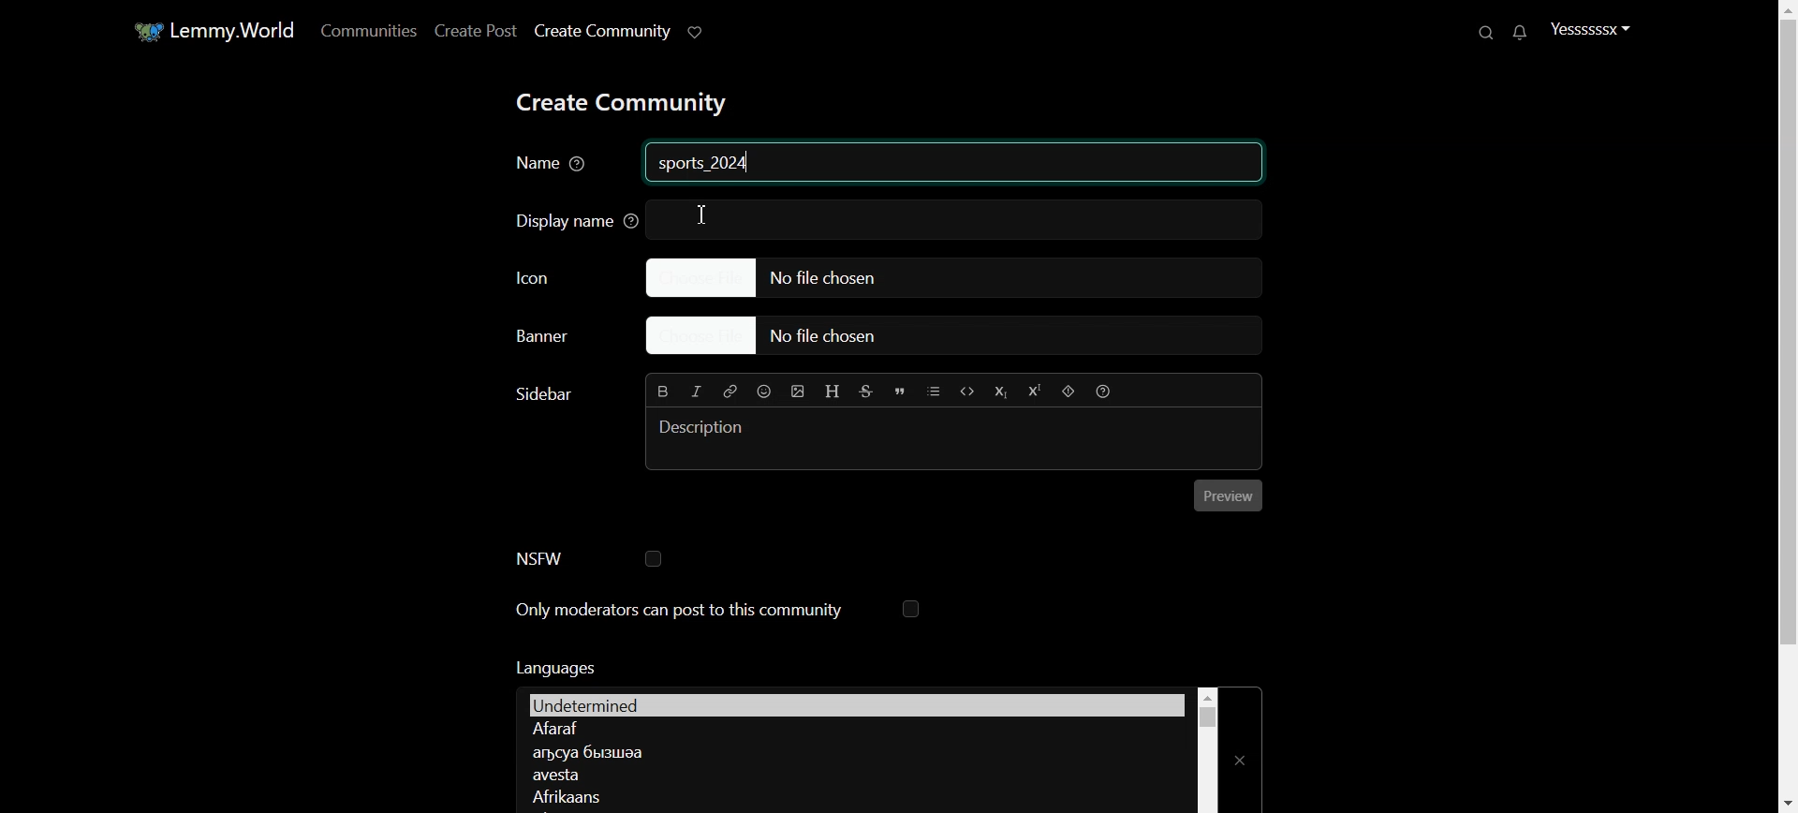 The width and height of the screenshot is (1798, 813). Describe the element at coordinates (1033, 392) in the screenshot. I see `Superscript` at that location.